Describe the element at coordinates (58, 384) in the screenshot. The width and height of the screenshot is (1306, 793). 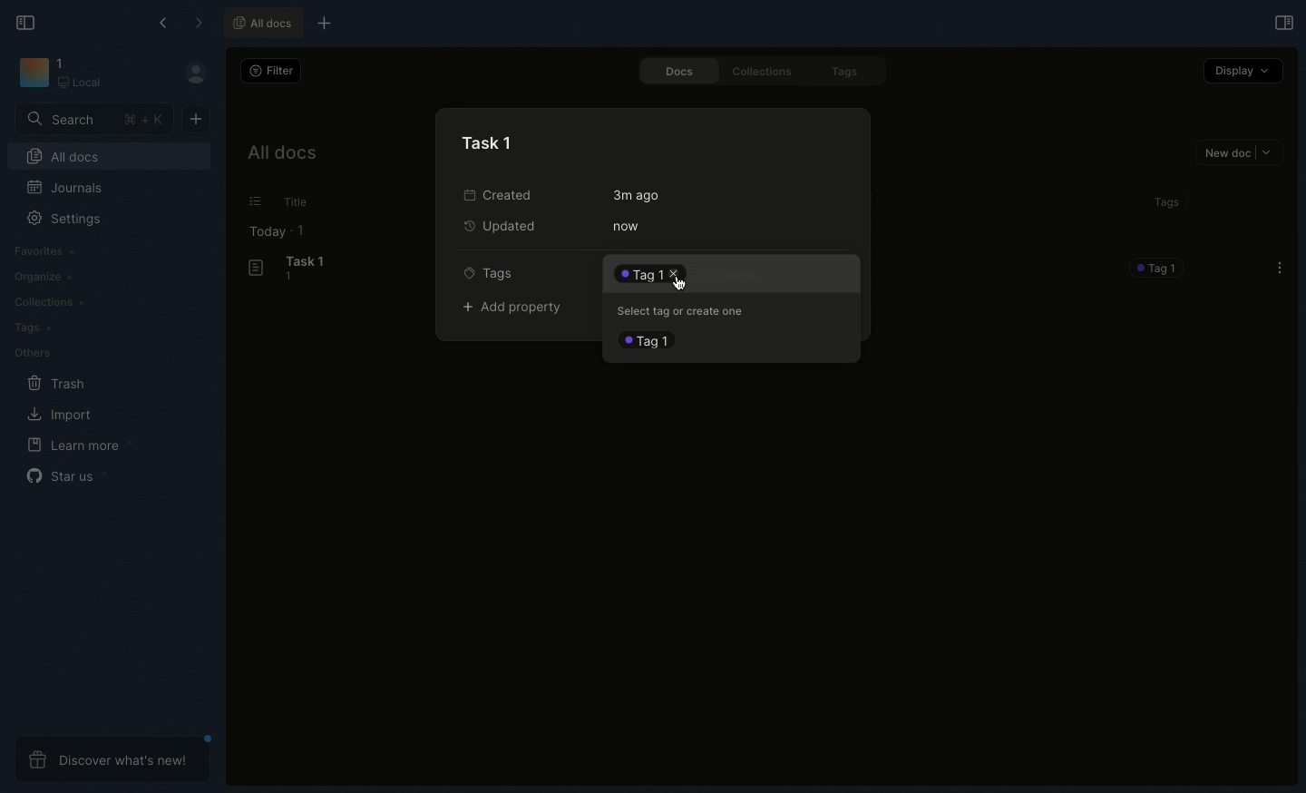
I see `Trash` at that location.